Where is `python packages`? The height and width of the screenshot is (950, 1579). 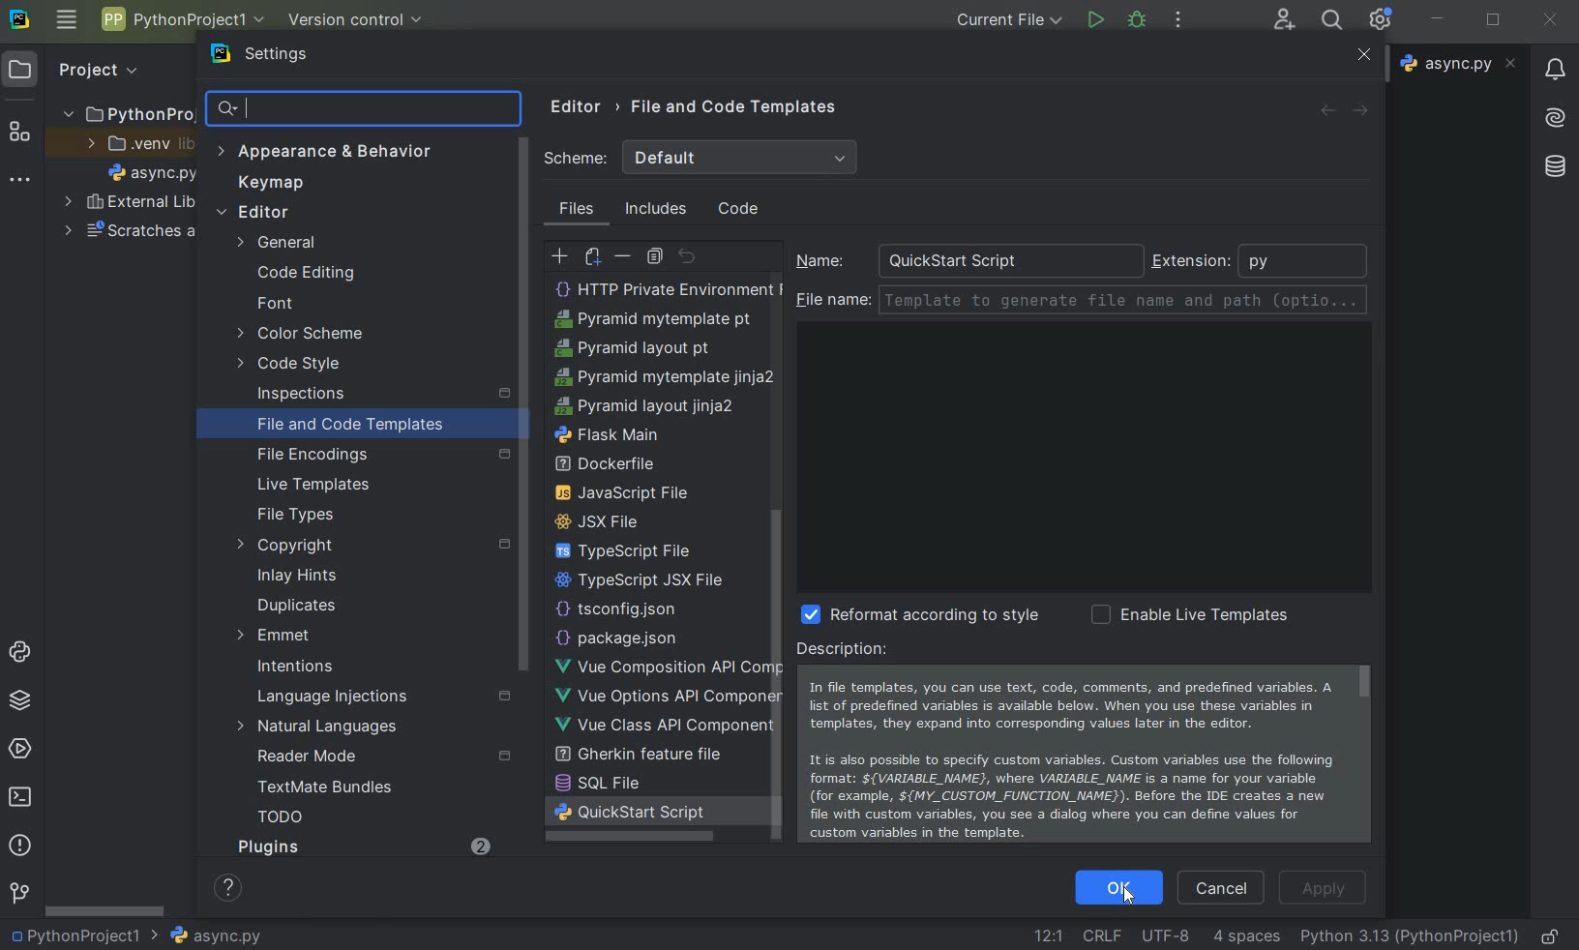
python packages is located at coordinates (21, 698).